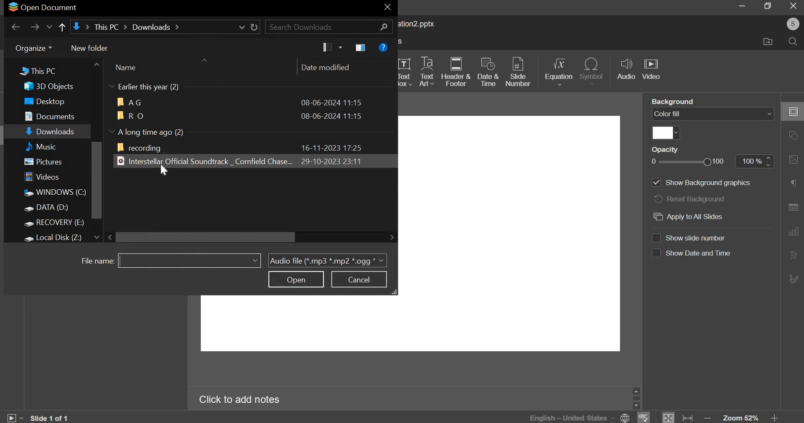 The image size is (804, 423). I want to click on cursor, so click(163, 170).